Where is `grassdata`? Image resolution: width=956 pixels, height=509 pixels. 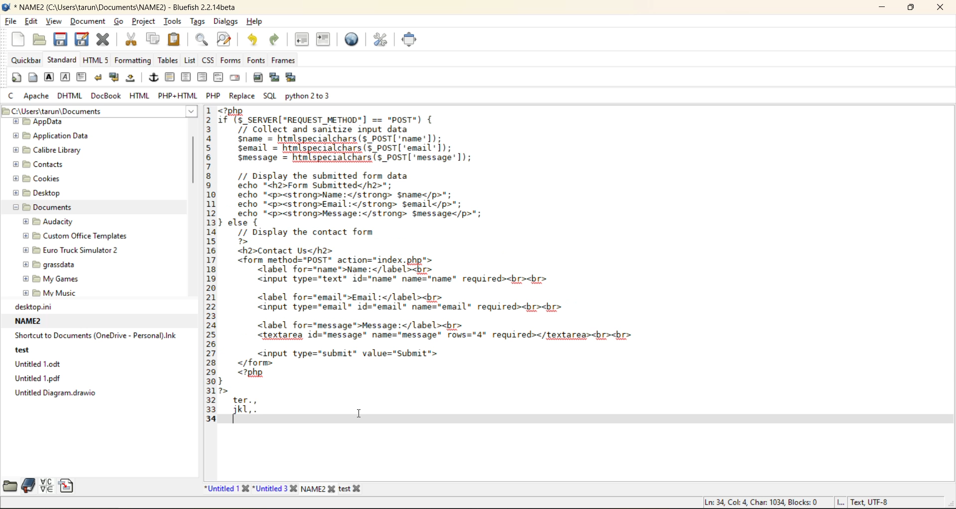
grassdata is located at coordinates (49, 266).